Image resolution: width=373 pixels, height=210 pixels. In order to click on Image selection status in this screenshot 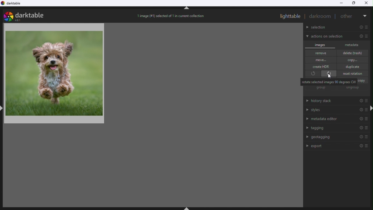, I will do `click(172, 17)`.